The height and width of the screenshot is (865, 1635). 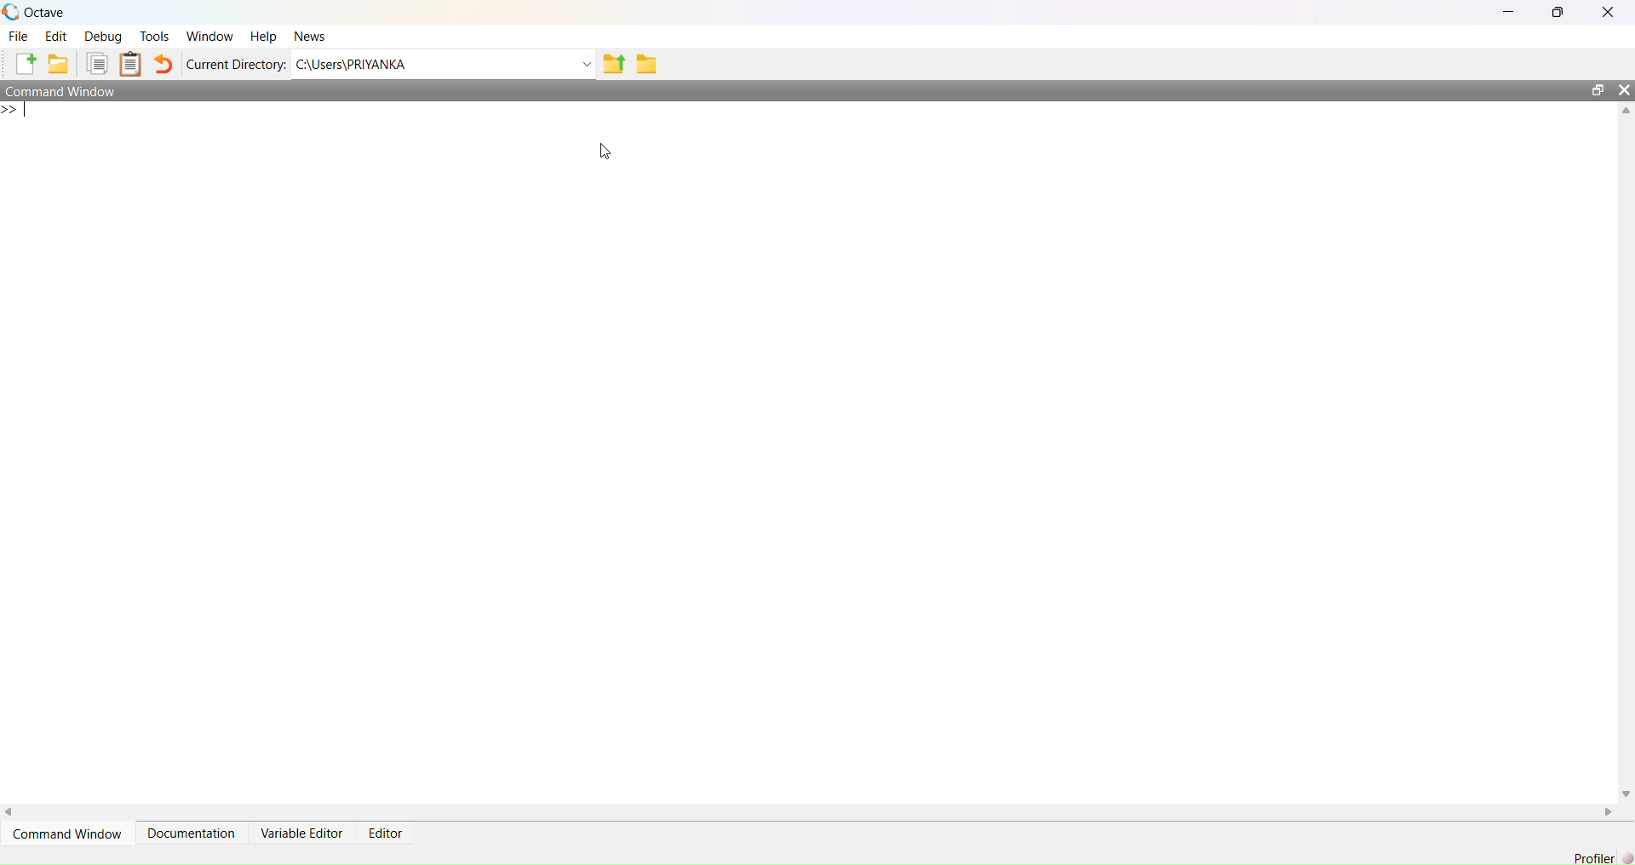 What do you see at coordinates (1624, 90) in the screenshot?
I see `Hide Widget` at bounding box center [1624, 90].